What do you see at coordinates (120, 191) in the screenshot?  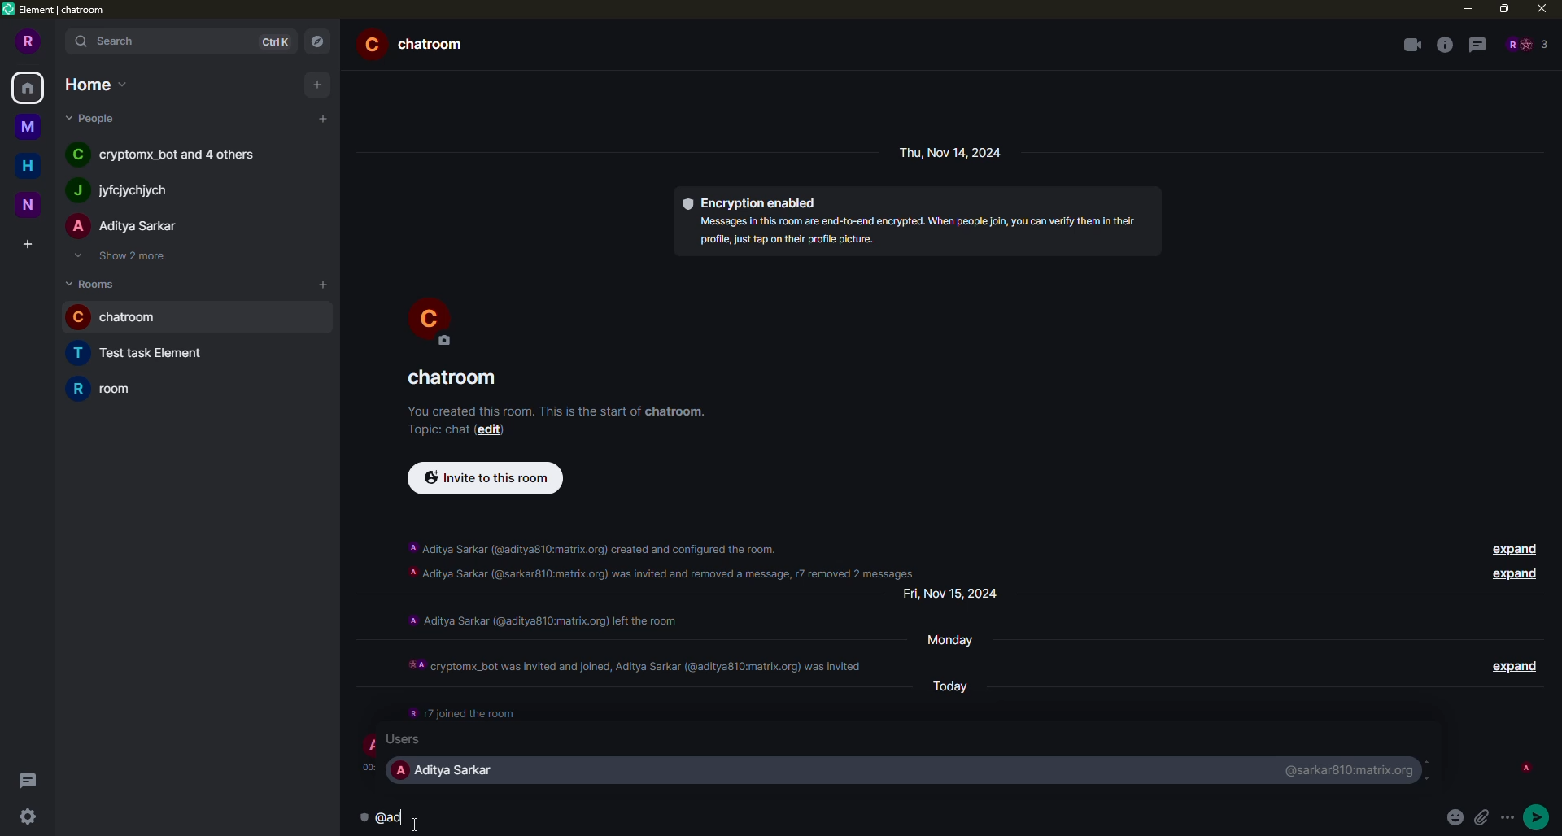 I see `people` at bounding box center [120, 191].